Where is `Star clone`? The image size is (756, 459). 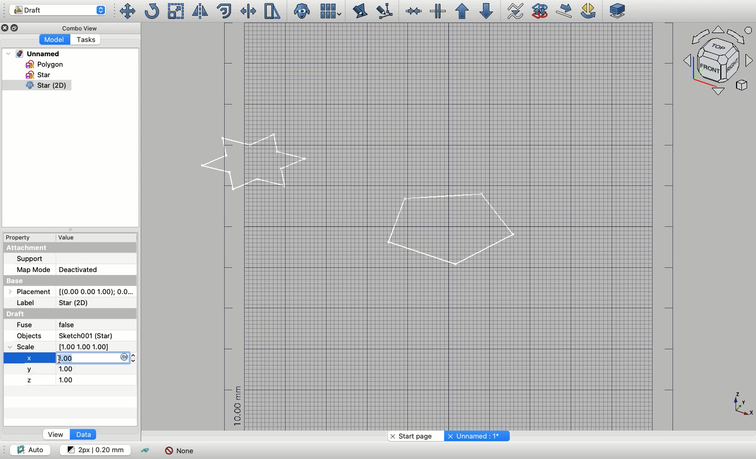
Star clone is located at coordinates (36, 86).